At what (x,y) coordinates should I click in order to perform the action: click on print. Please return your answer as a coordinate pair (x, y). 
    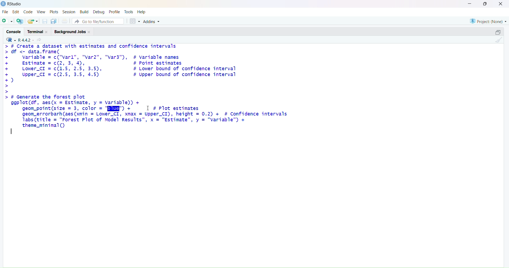
    Looking at the image, I should click on (64, 21).